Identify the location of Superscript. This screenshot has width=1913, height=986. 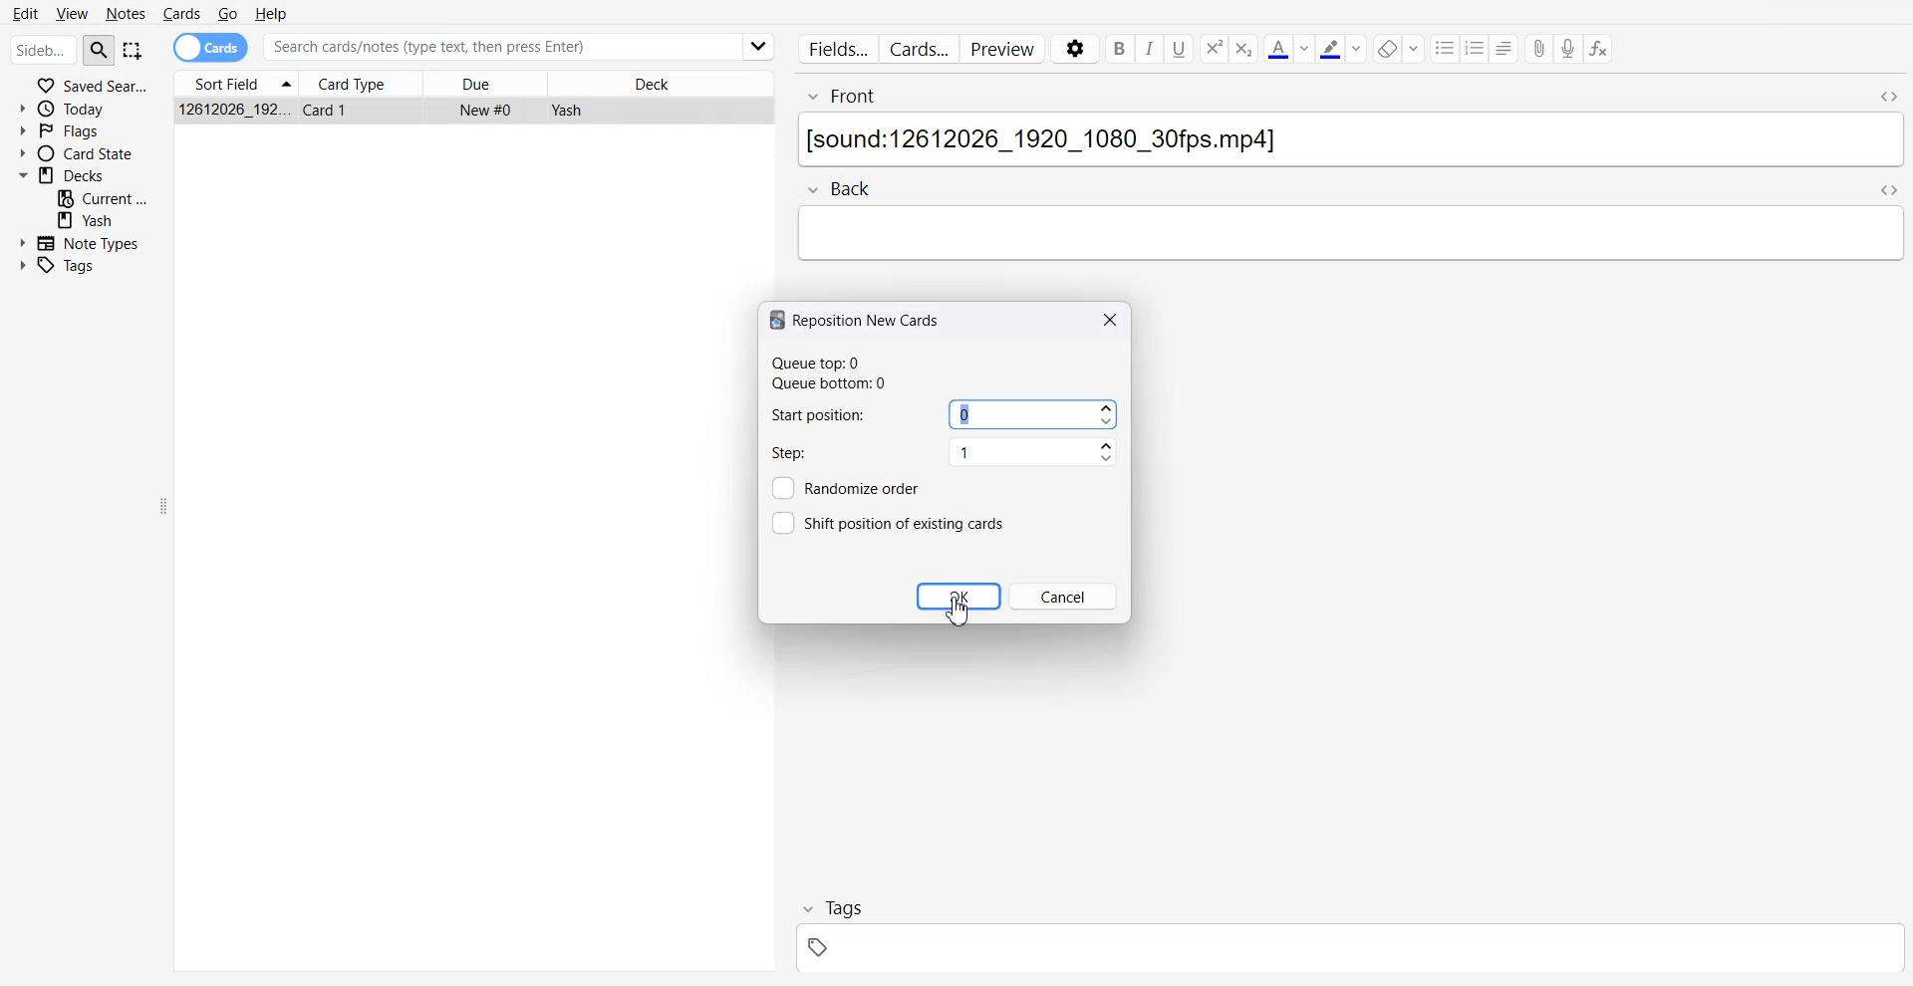
(1245, 49).